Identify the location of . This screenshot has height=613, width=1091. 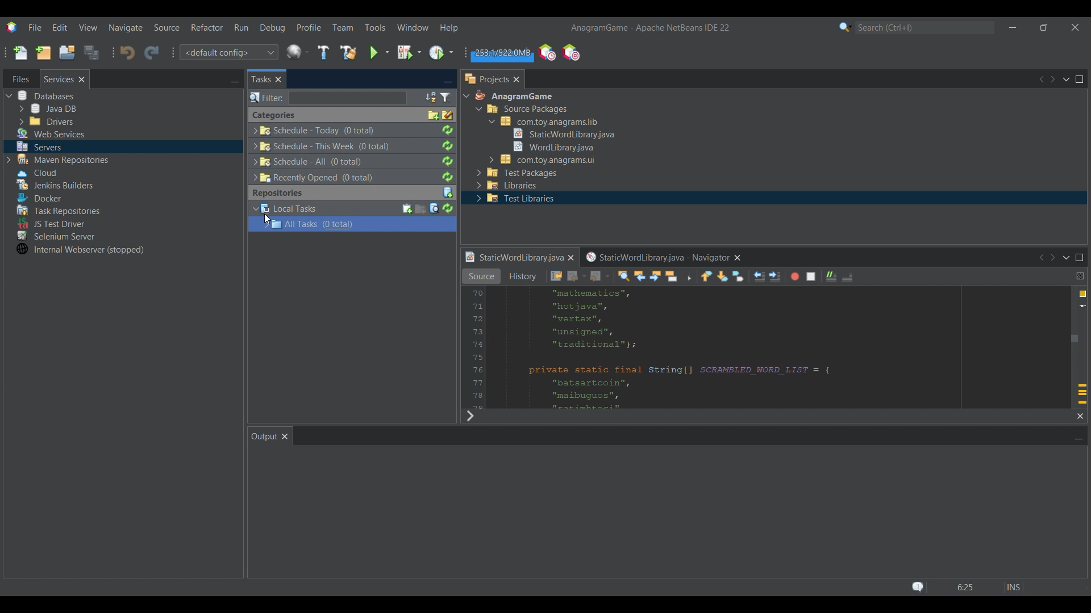
(680, 275).